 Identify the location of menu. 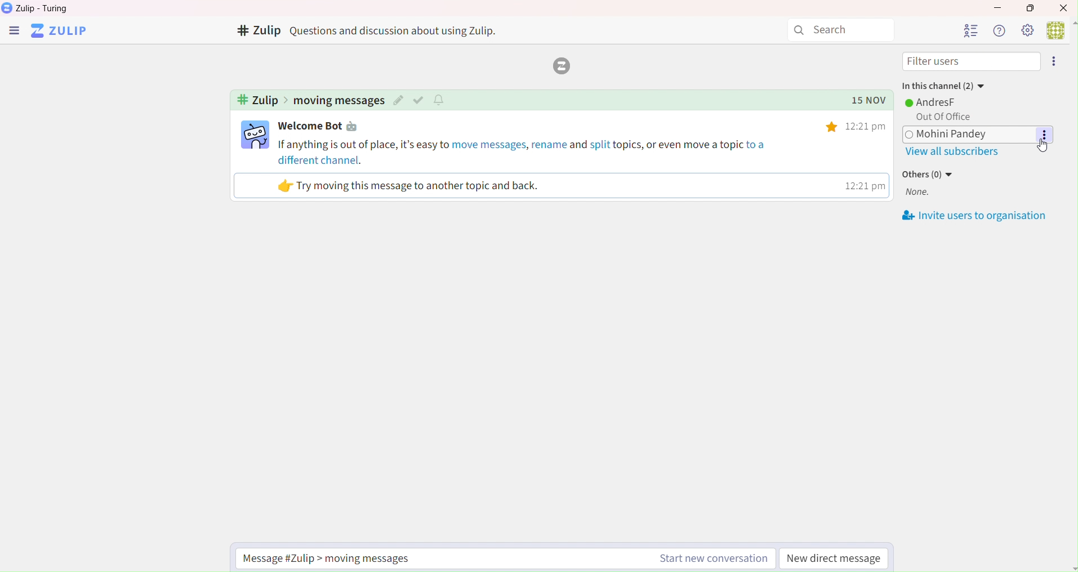
(14, 32).